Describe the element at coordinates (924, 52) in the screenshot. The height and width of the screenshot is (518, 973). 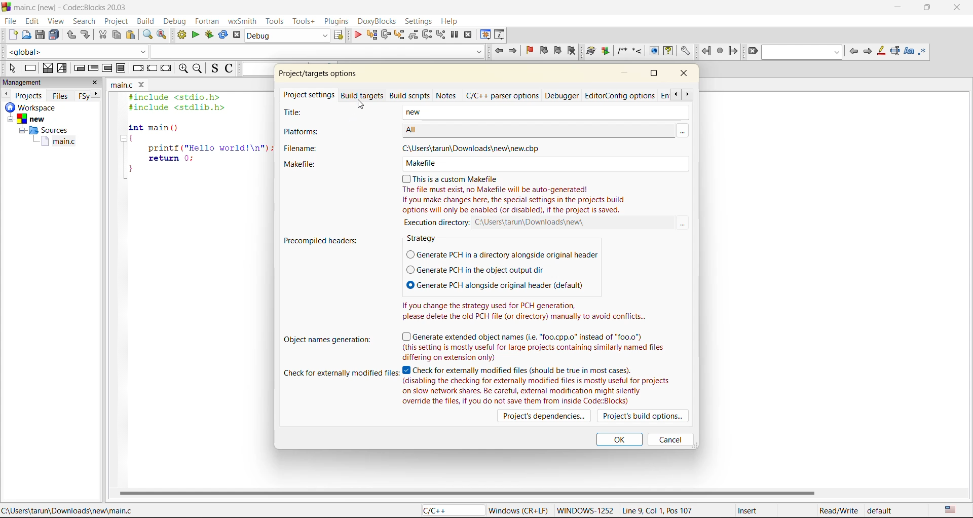
I see `use regex` at that location.